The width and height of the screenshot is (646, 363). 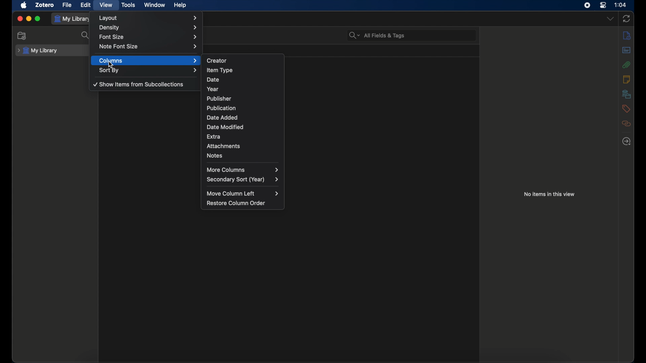 What do you see at coordinates (29, 18) in the screenshot?
I see `minimize` at bounding box center [29, 18].